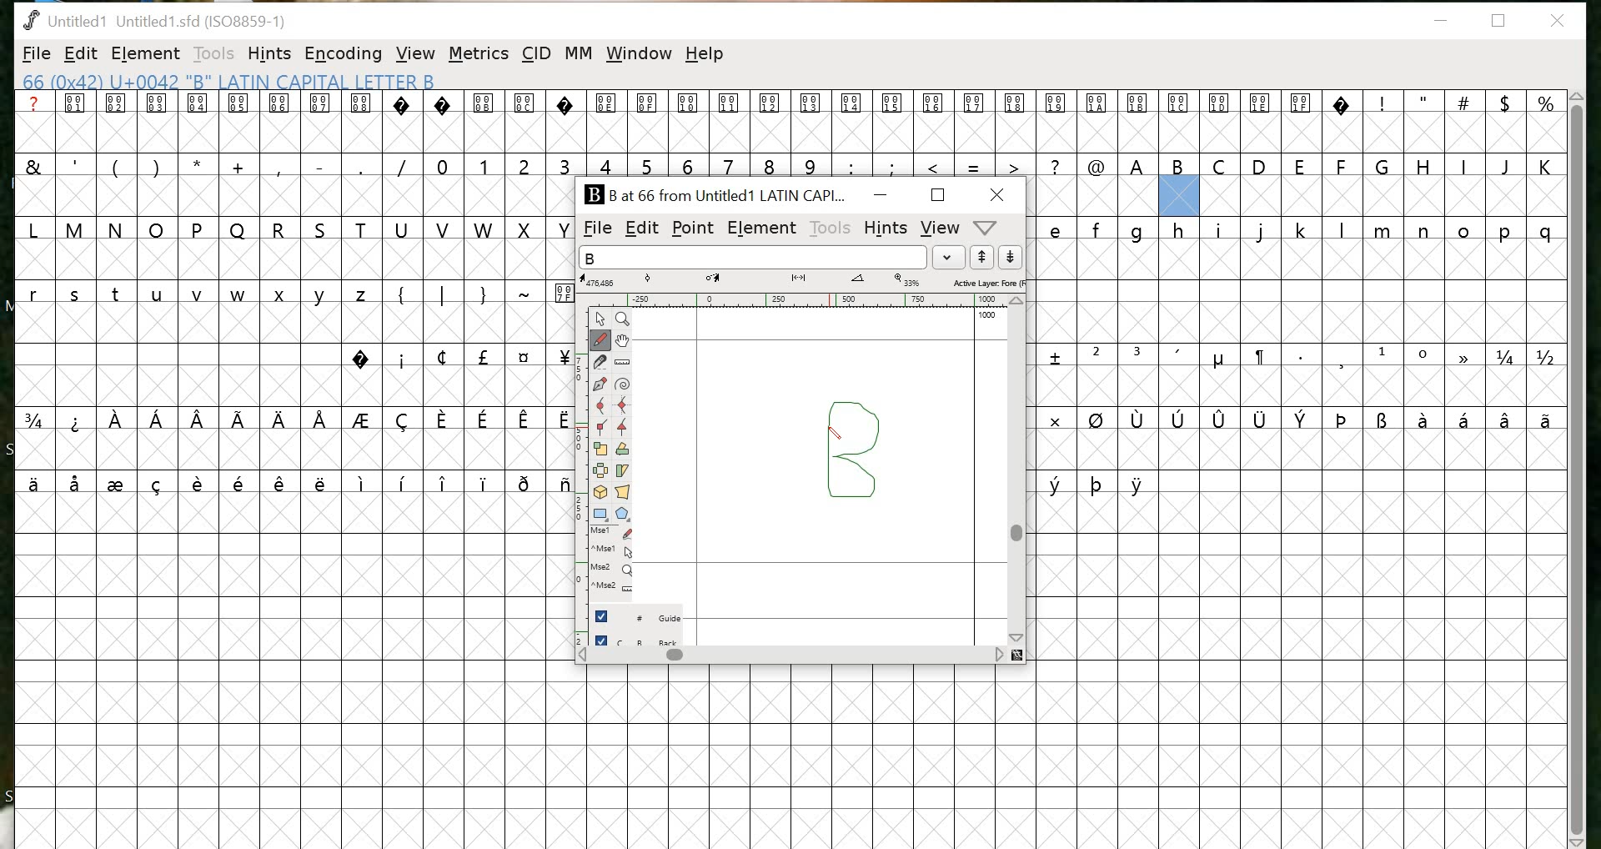  What do you see at coordinates (624, 406) in the screenshot?
I see `HV Curve` at bounding box center [624, 406].